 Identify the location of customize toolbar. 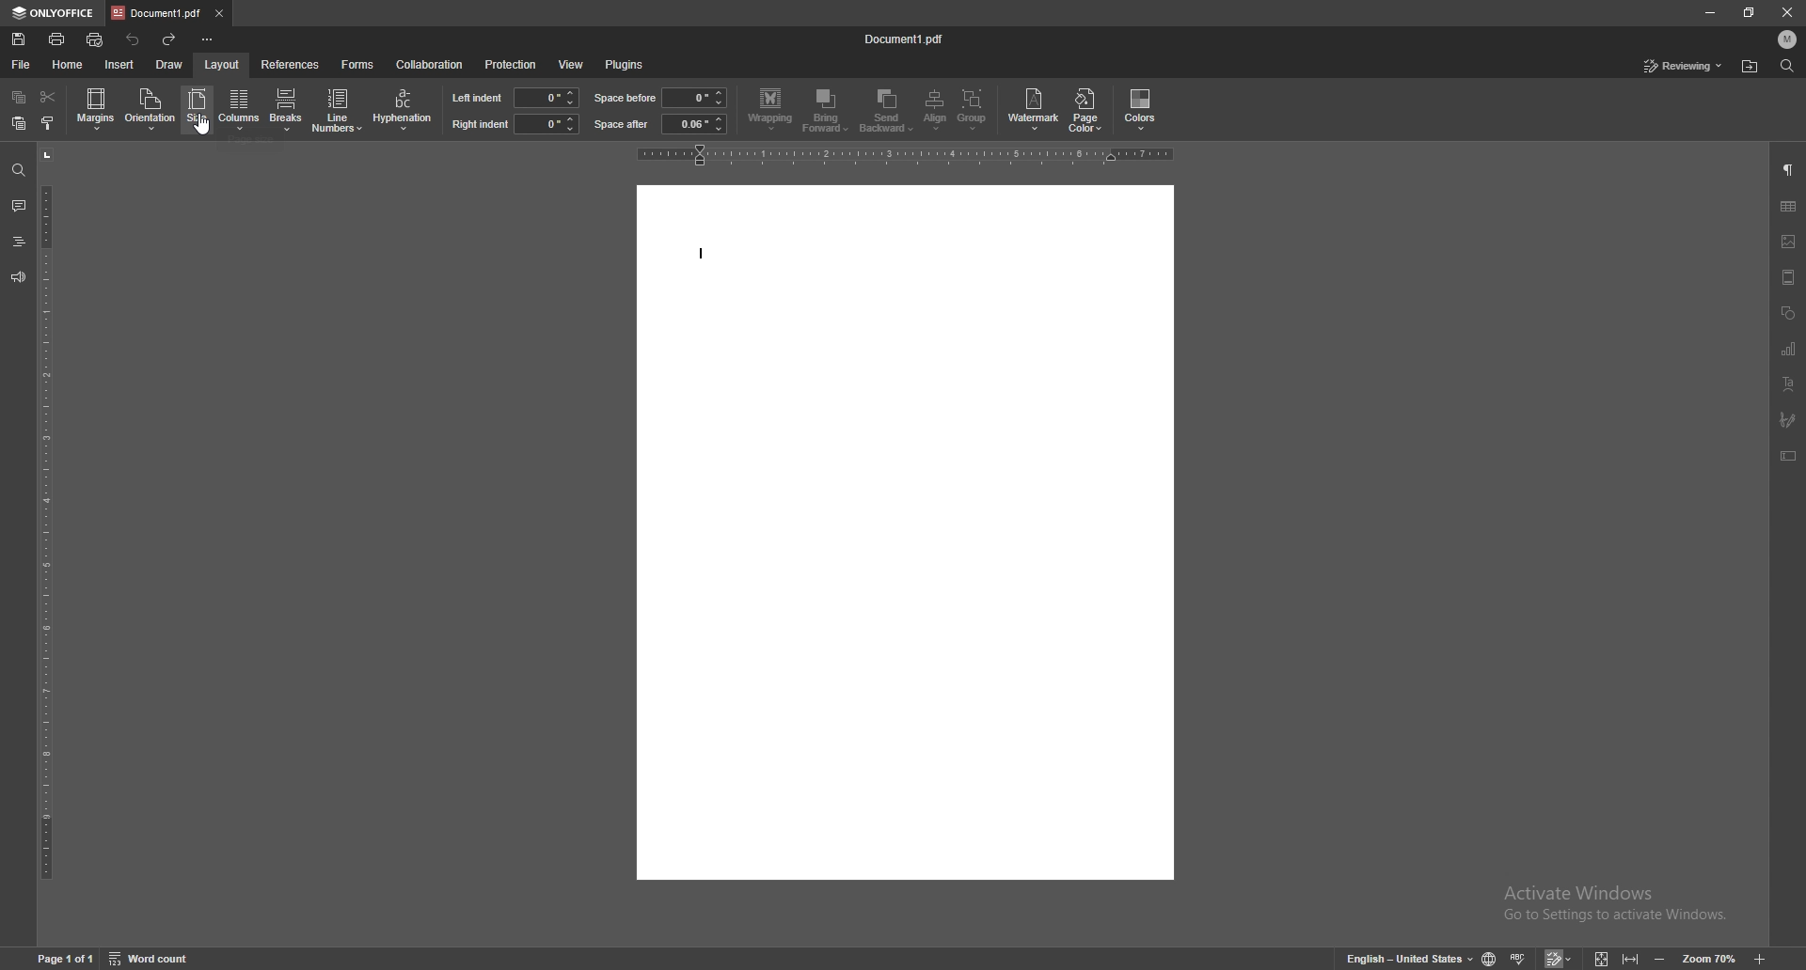
(207, 39).